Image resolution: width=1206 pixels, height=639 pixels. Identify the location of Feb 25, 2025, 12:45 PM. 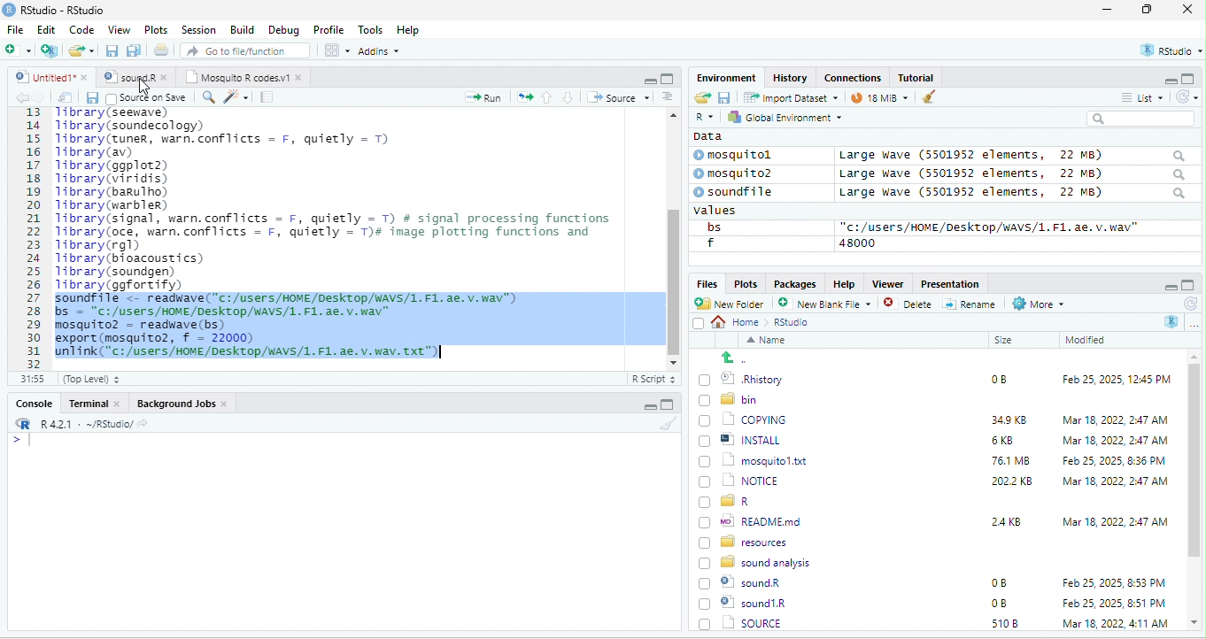
(1117, 381).